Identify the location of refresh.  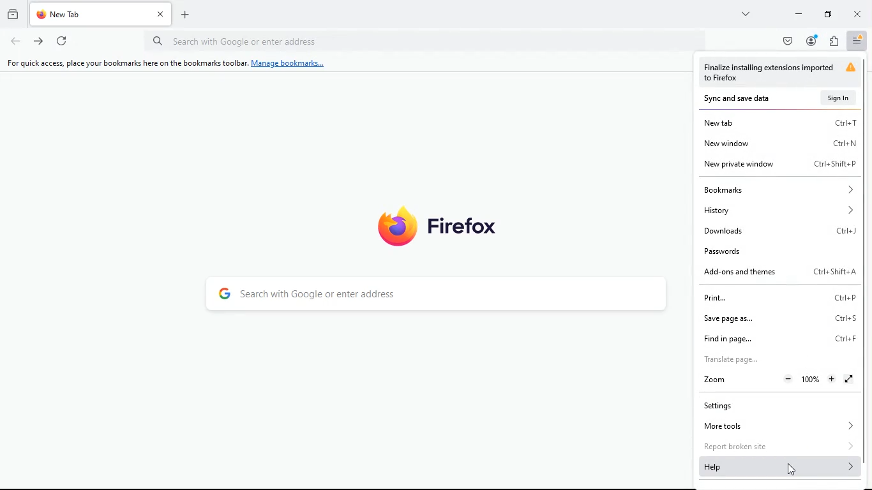
(63, 41).